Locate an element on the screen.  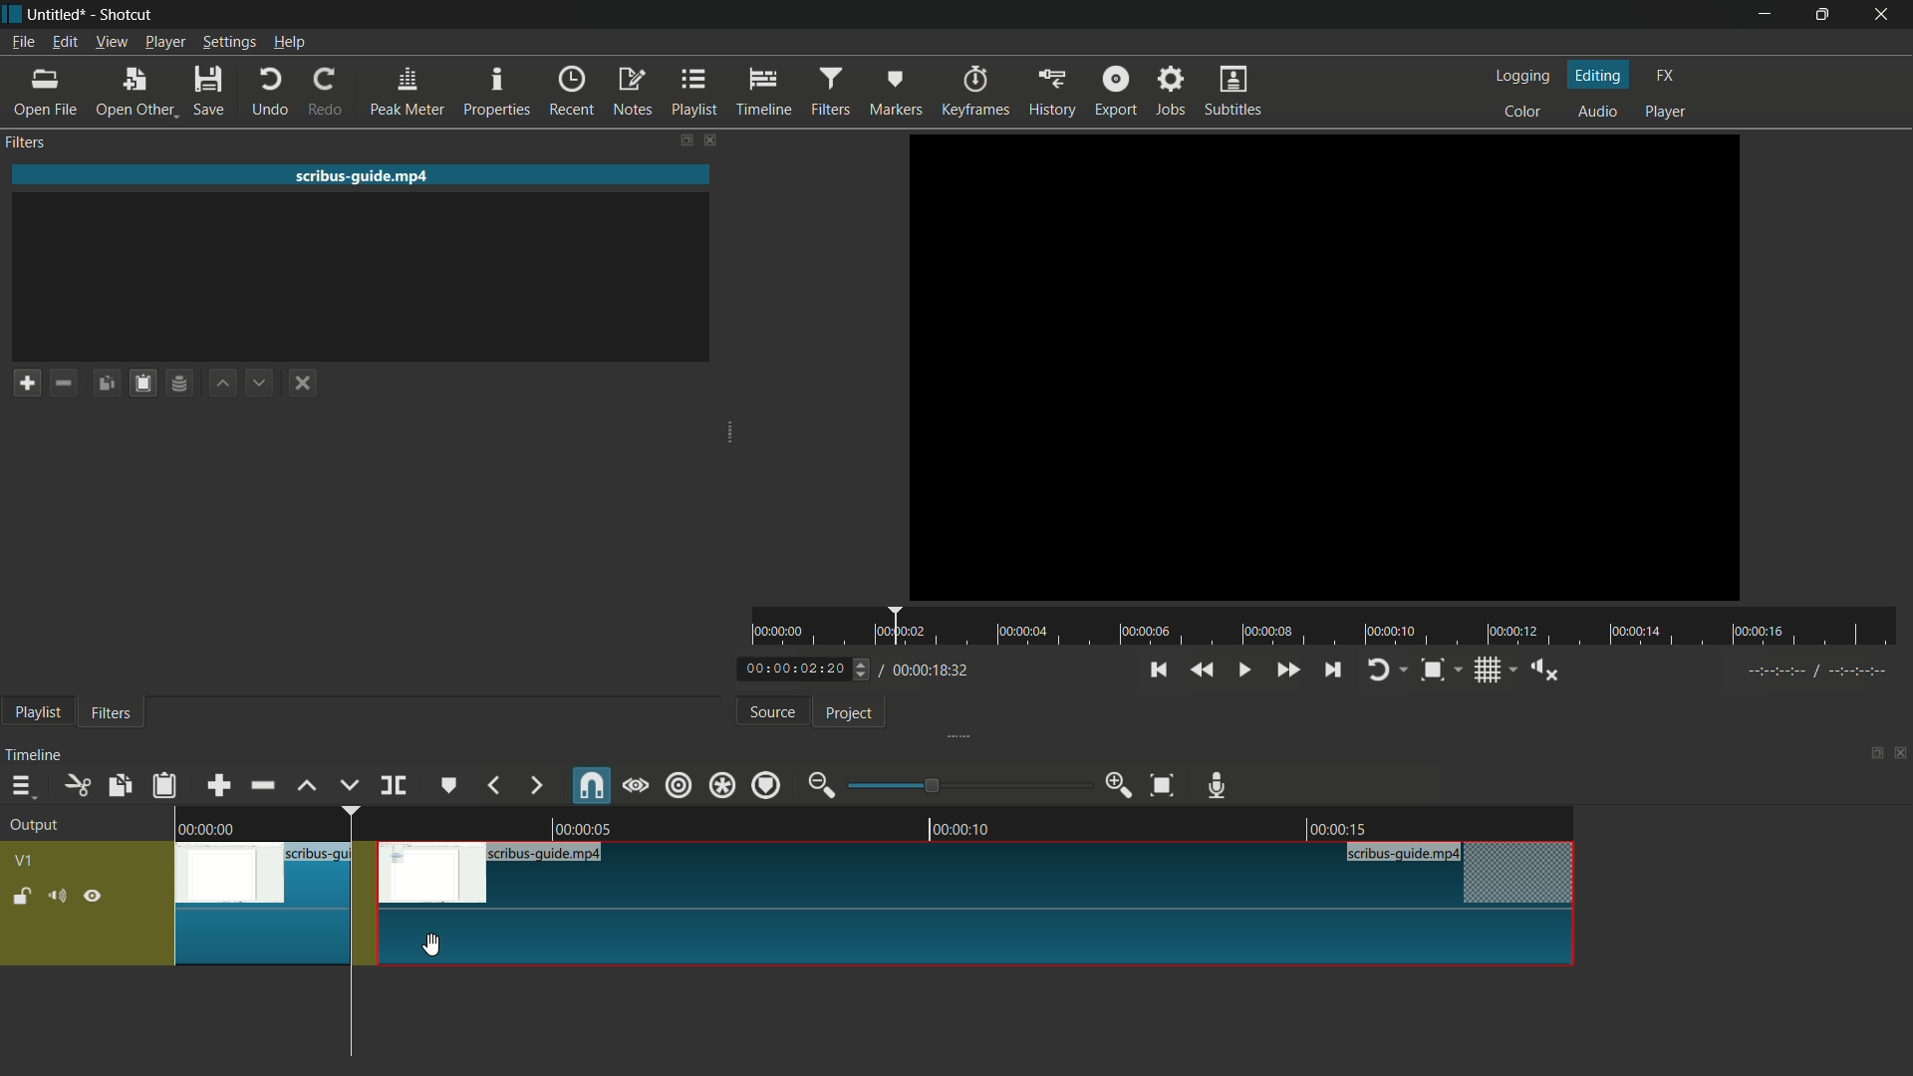
help menu is located at coordinates (290, 43).